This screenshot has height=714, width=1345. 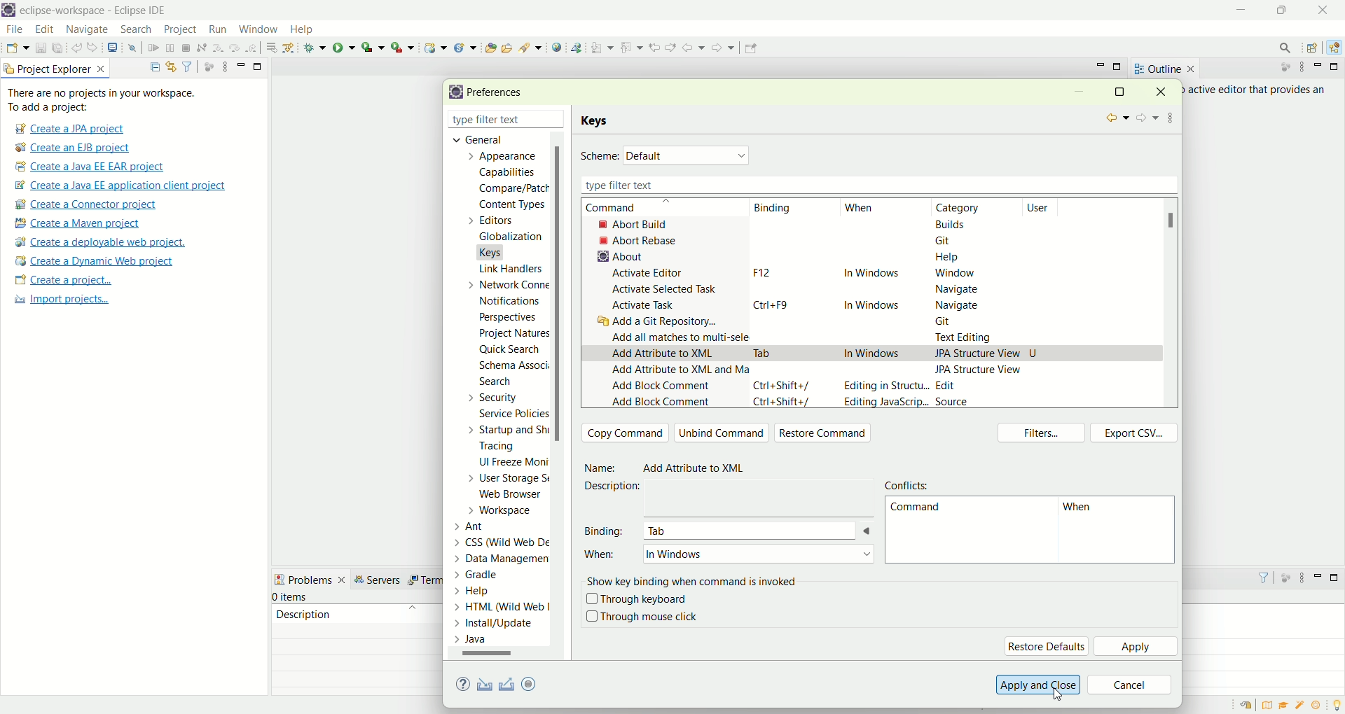 I want to click on terminate, so click(x=186, y=49).